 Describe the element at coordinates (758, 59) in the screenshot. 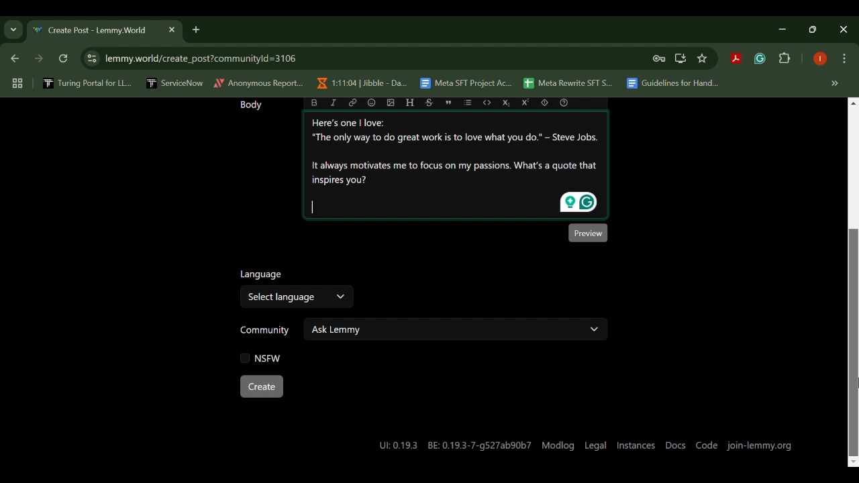

I see `Grammarly Extension` at that location.